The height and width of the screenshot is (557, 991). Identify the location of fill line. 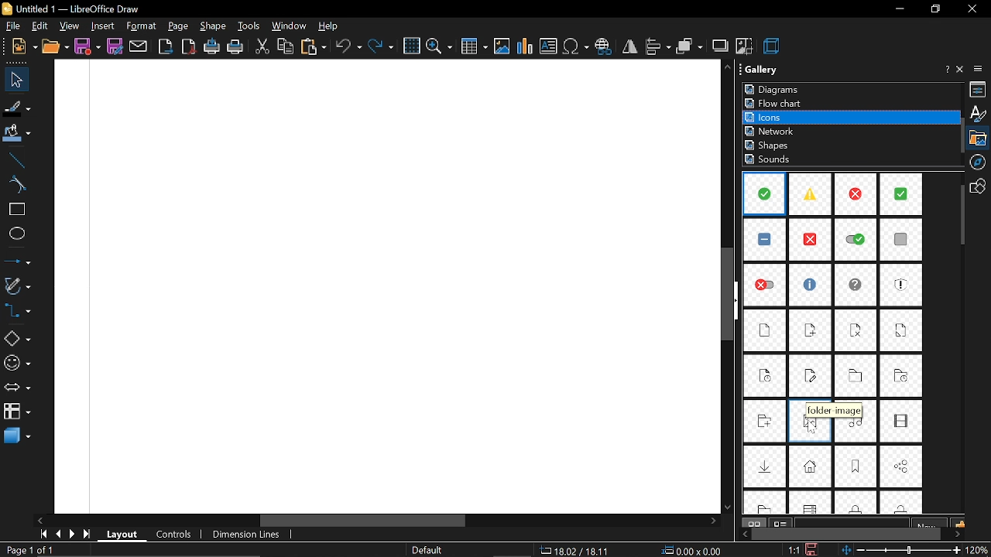
(15, 106).